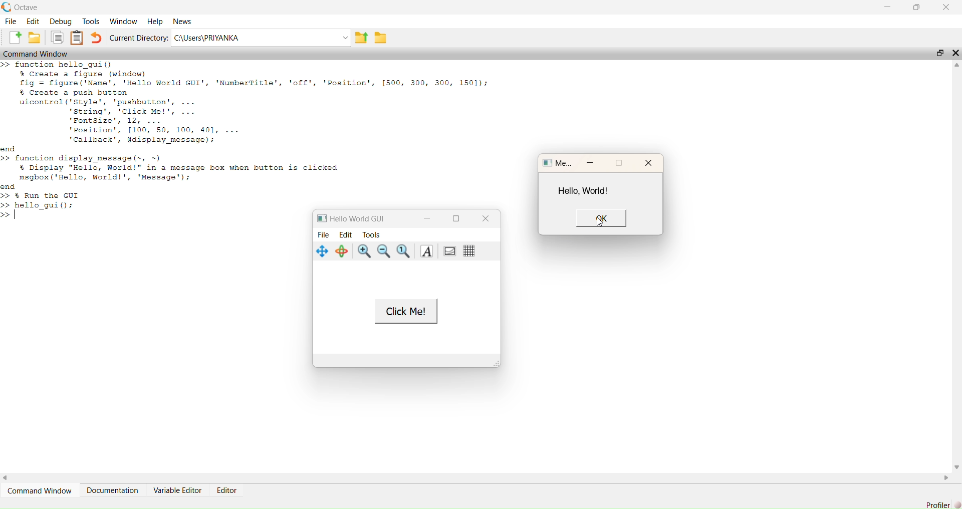  Describe the element at coordinates (558, 164) in the screenshot. I see `Me...` at that location.